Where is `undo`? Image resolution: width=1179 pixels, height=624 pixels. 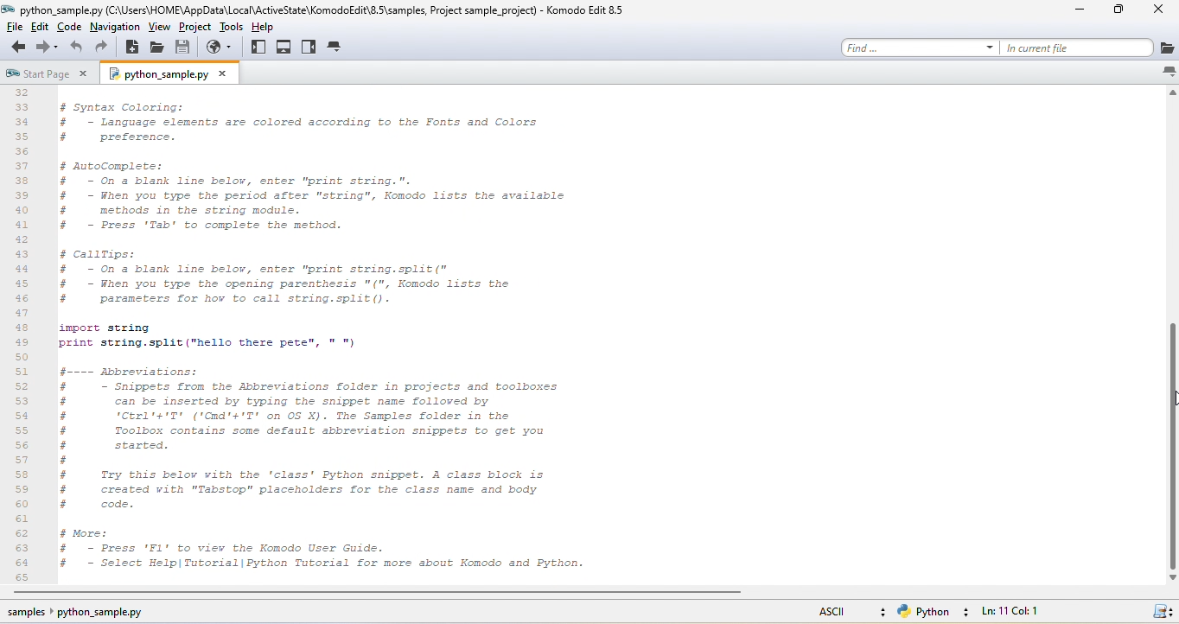 undo is located at coordinates (78, 49).